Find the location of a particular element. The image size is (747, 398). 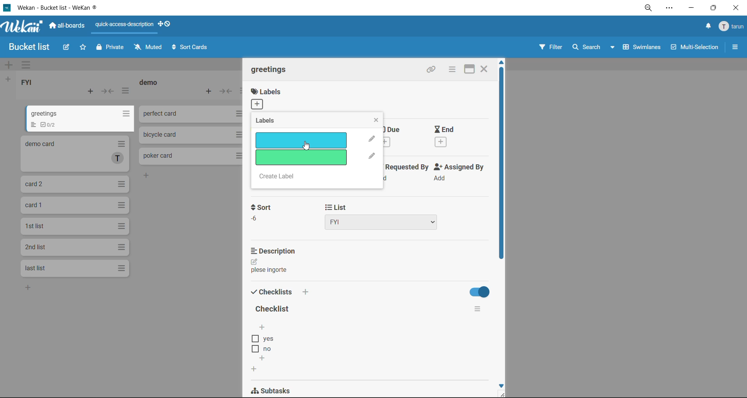

edit is located at coordinates (67, 49).